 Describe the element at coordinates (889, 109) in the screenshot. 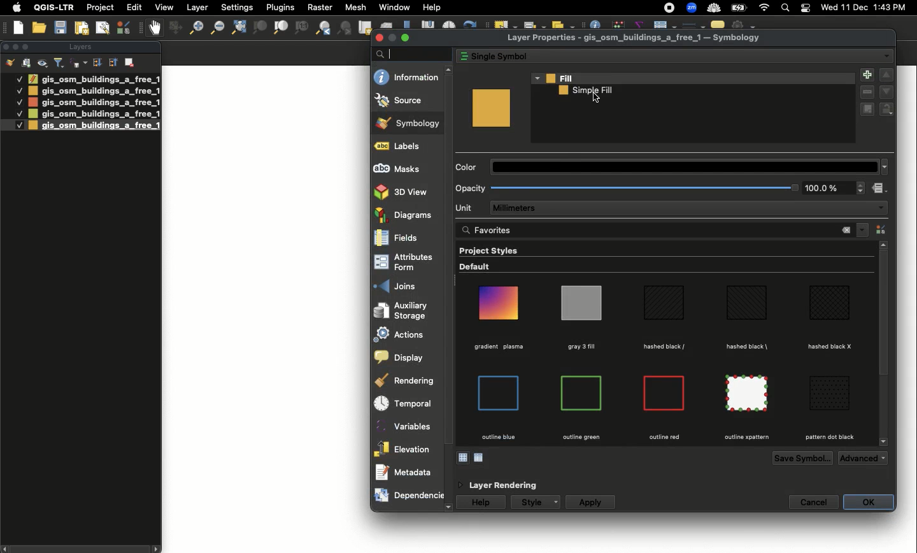

I see `Lock` at that location.